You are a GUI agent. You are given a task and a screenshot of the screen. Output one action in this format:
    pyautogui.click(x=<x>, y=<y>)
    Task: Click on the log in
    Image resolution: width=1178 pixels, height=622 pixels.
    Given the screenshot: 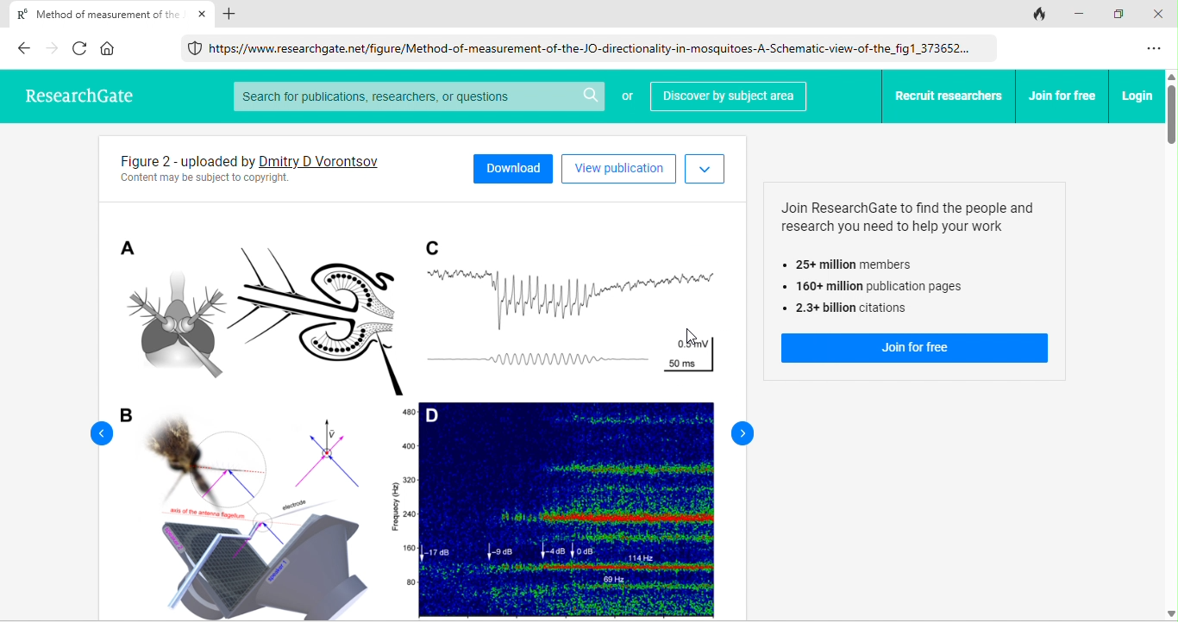 What is the action you would take?
    pyautogui.click(x=1137, y=96)
    